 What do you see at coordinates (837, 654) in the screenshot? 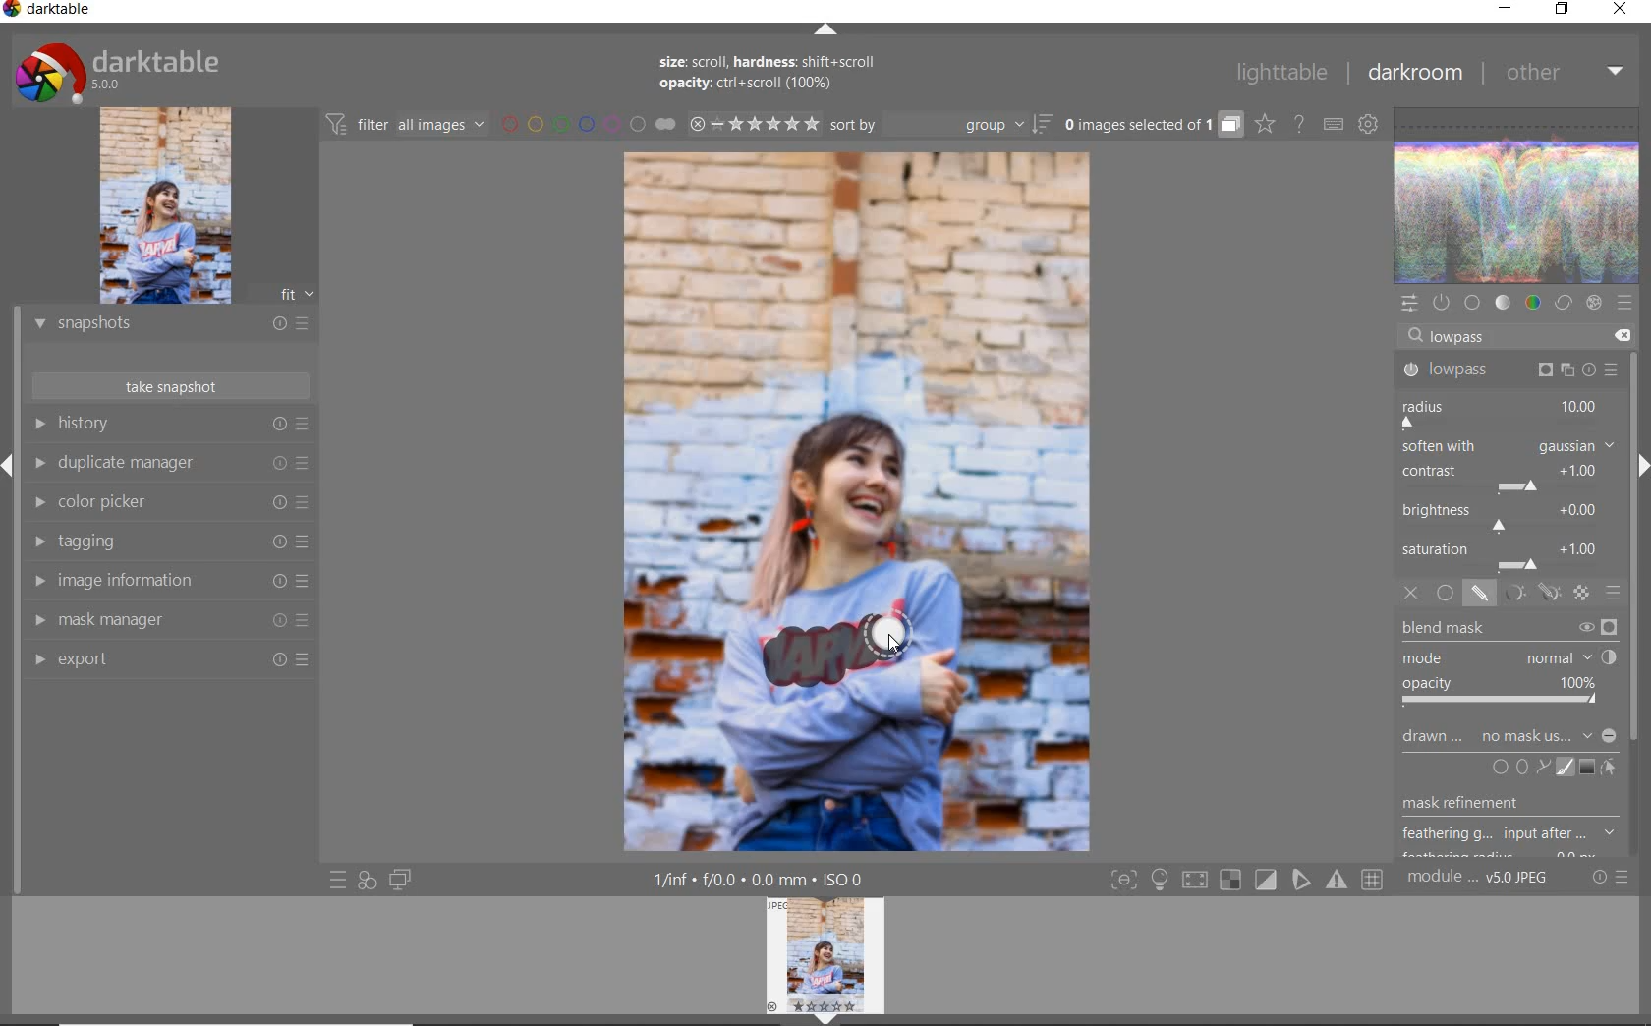
I see `area painted` at bounding box center [837, 654].